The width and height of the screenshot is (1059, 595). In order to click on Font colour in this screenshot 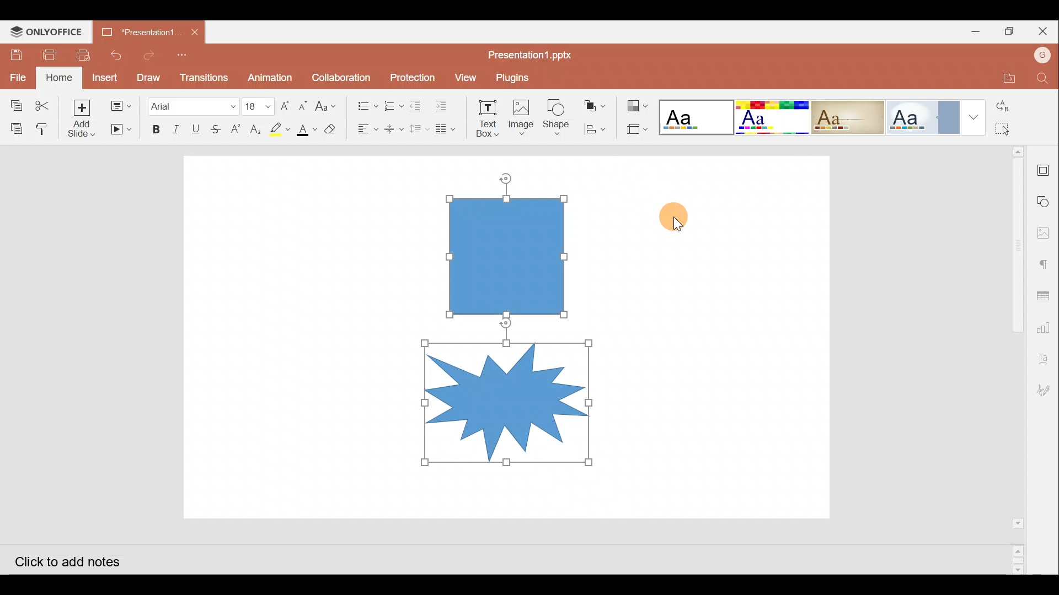, I will do `click(306, 129)`.